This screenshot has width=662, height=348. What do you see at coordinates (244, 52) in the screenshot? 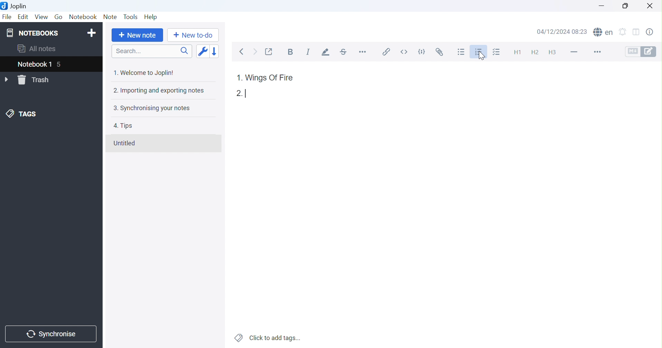
I see `Back` at bounding box center [244, 52].